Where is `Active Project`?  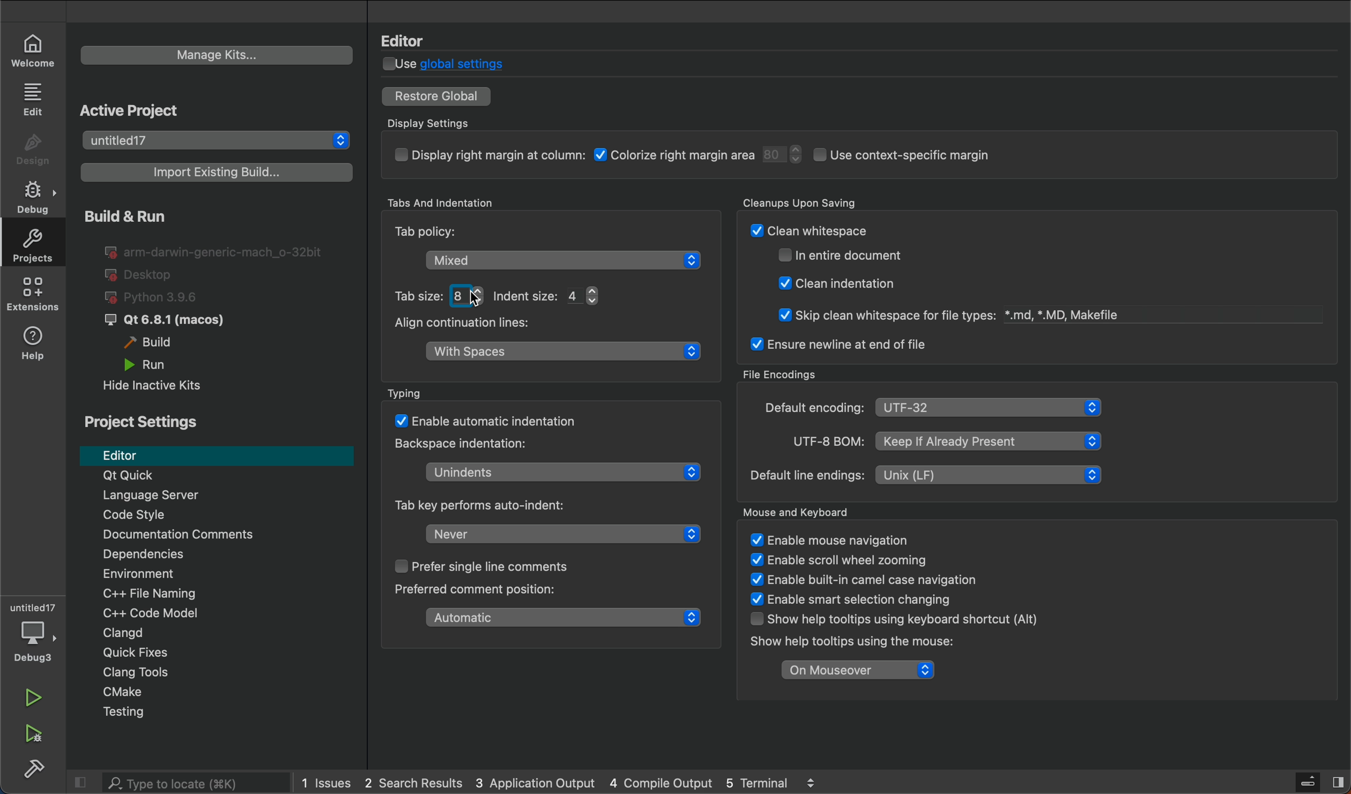 Active Project is located at coordinates (137, 111).